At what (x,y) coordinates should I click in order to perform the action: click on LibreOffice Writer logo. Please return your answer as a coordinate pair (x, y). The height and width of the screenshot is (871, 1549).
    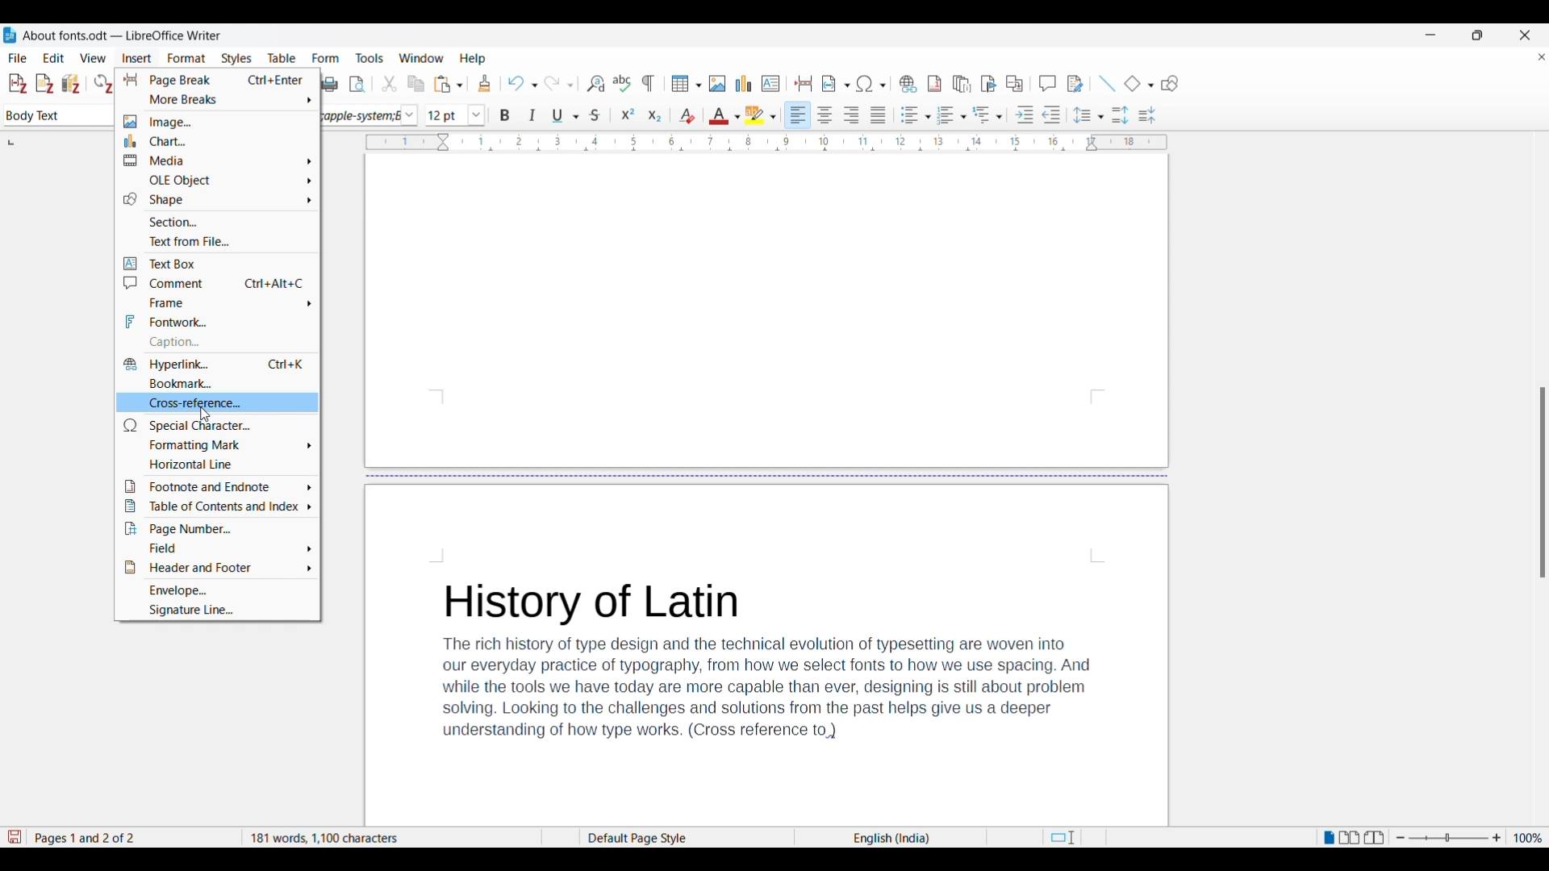
    Looking at the image, I should click on (10, 35).